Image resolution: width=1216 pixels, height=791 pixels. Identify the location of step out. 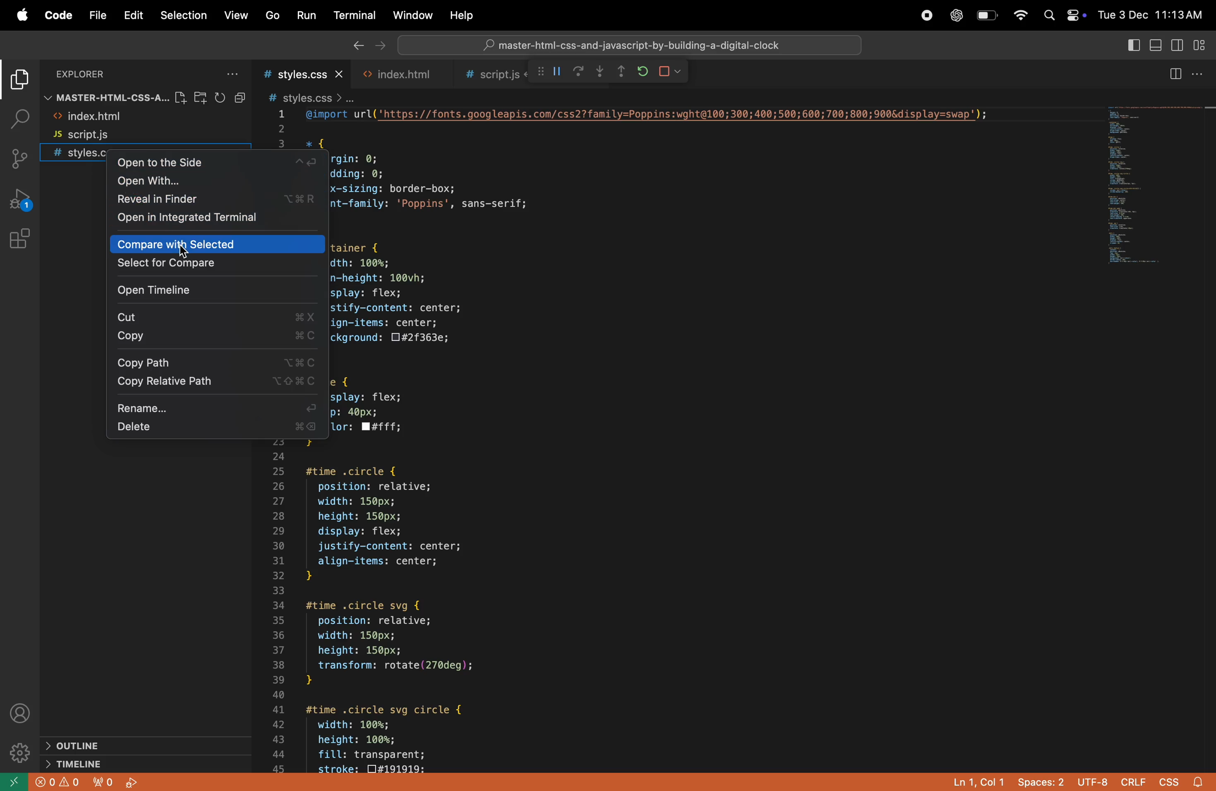
(621, 74).